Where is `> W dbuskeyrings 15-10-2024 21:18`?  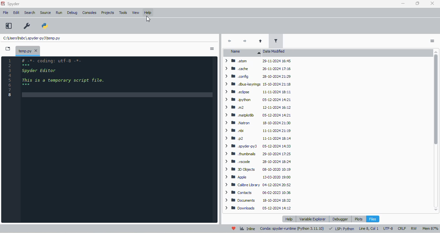
> W dbuskeyrings 15-10-2024 21:18 is located at coordinates (258, 84).